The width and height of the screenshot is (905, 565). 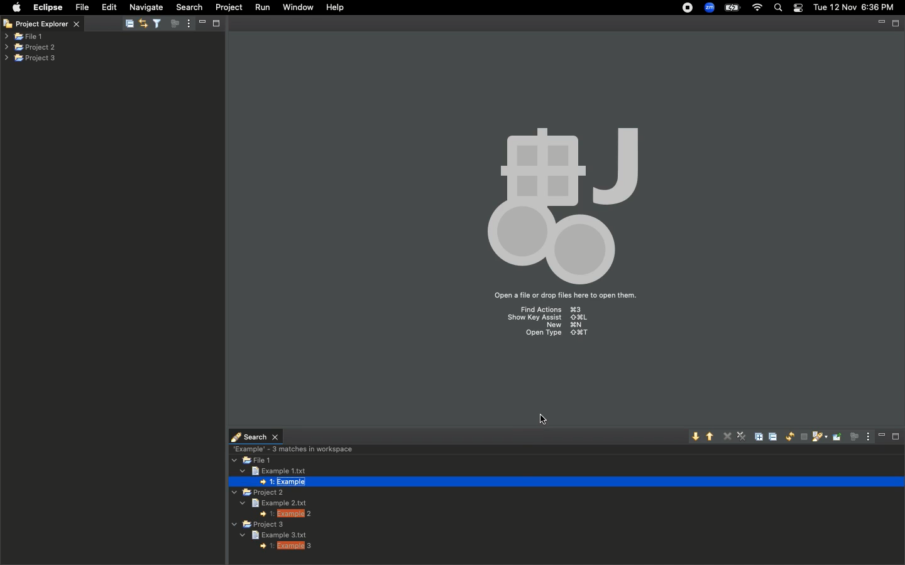 I want to click on Icon, so click(x=559, y=200).